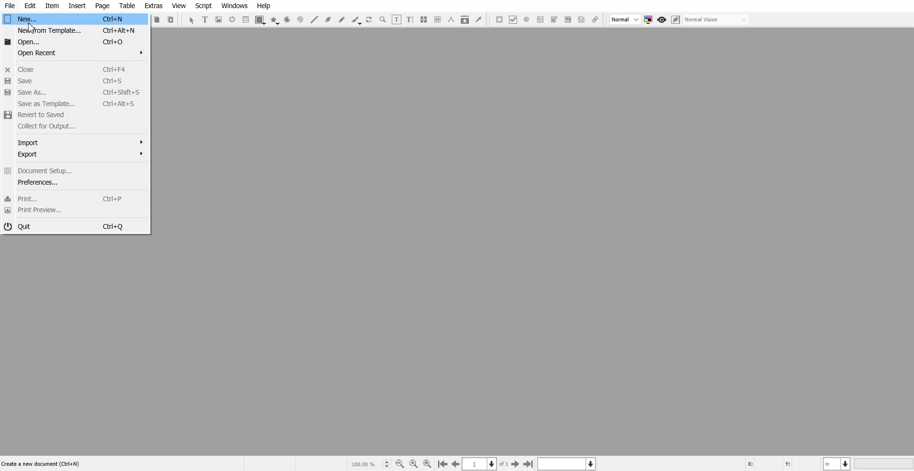  I want to click on Spiral, so click(300, 20).